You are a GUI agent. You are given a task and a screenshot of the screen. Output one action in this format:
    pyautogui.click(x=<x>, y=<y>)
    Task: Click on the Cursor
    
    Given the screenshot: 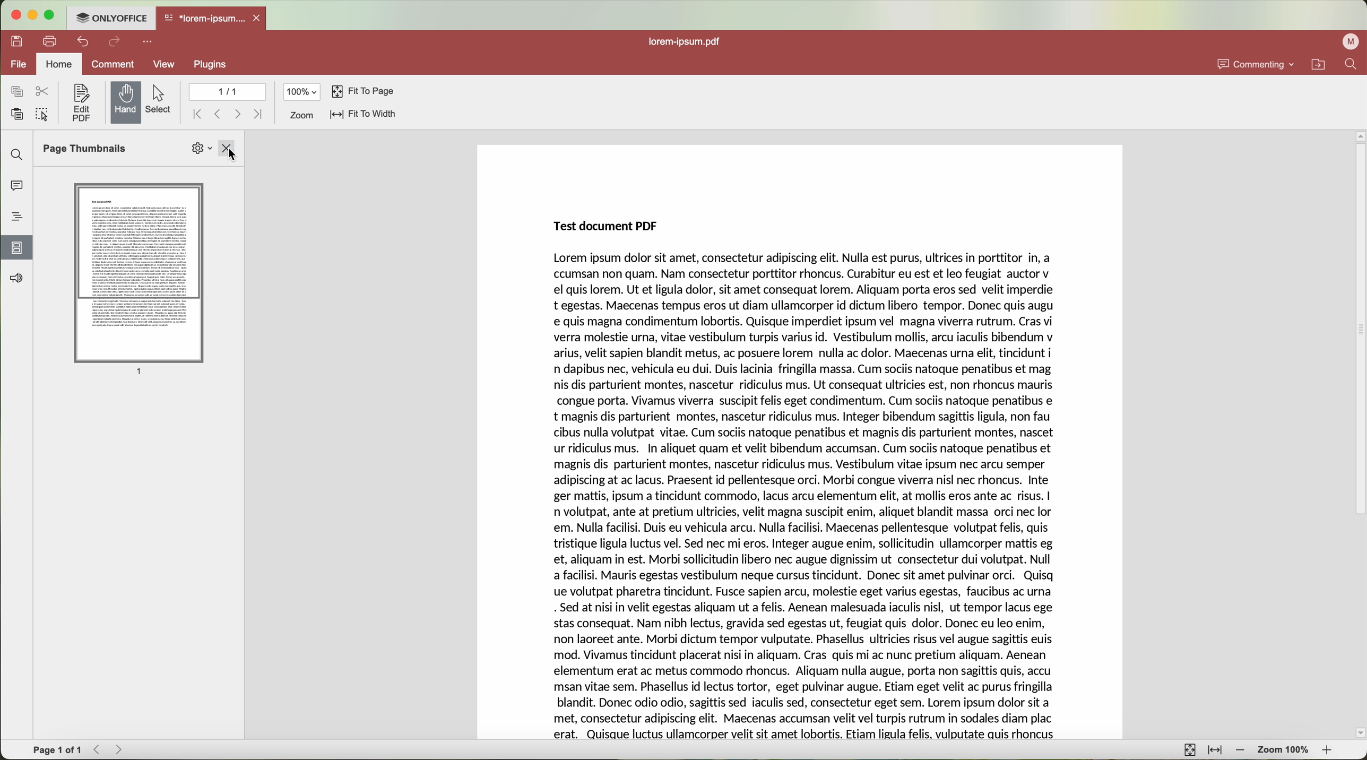 What is the action you would take?
    pyautogui.click(x=234, y=159)
    